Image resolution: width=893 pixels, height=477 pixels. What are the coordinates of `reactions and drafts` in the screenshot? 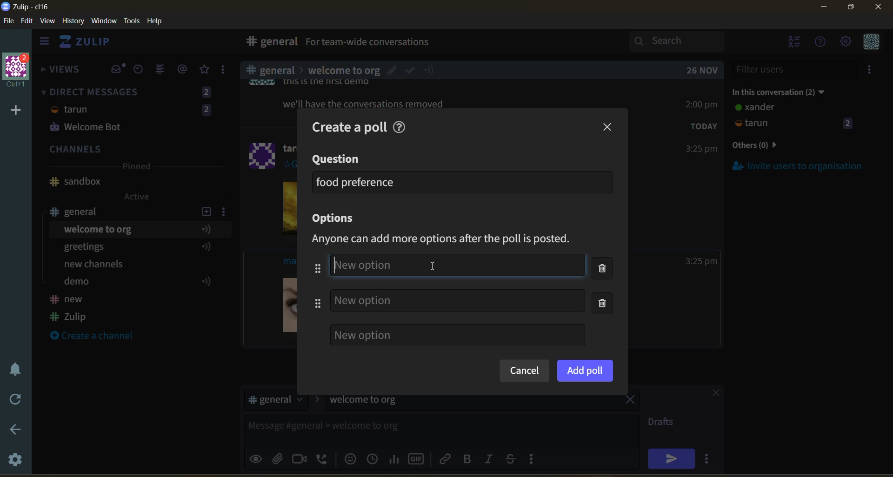 It's located at (227, 72).